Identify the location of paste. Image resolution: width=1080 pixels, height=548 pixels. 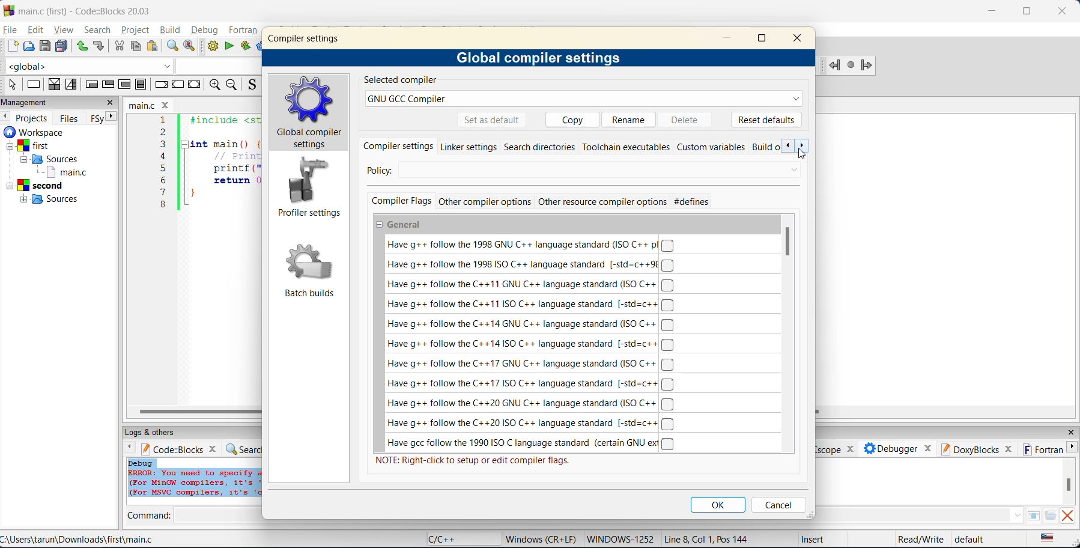
(154, 47).